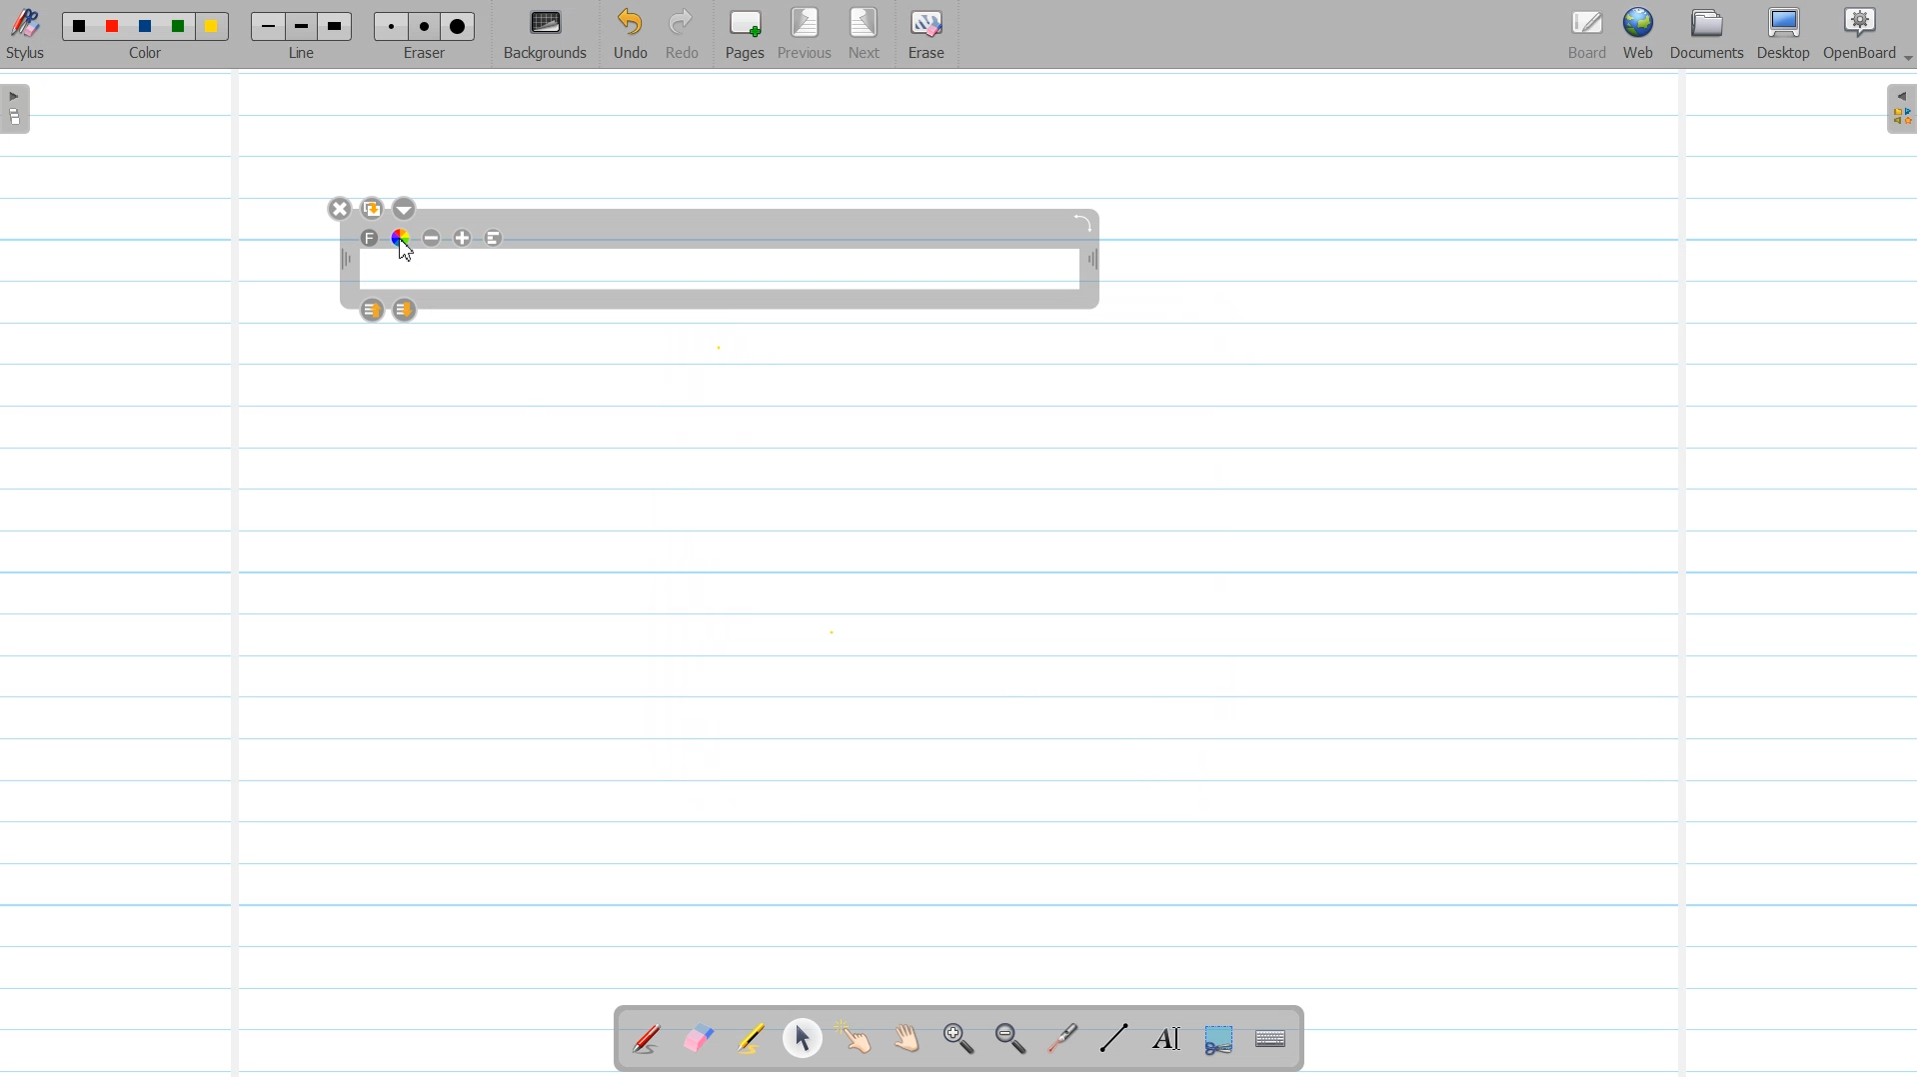  Describe the element at coordinates (808, 35) in the screenshot. I see `Previous` at that location.